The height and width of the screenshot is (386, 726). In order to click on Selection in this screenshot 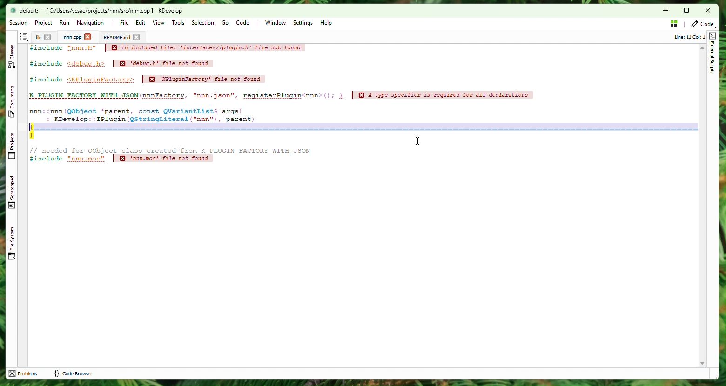, I will do `click(203, 22)`.